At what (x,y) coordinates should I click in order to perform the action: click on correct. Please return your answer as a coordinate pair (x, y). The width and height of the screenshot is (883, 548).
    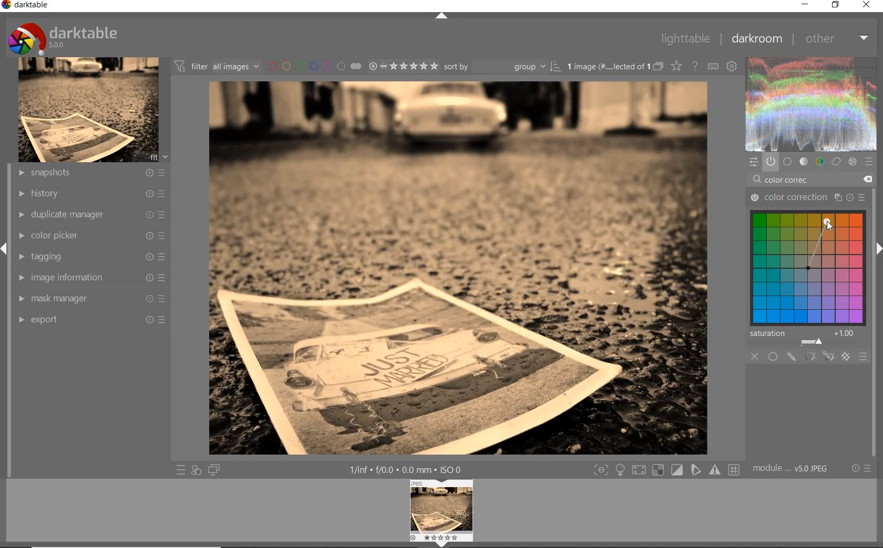
    Looking at the image, I should click on (836, 162).